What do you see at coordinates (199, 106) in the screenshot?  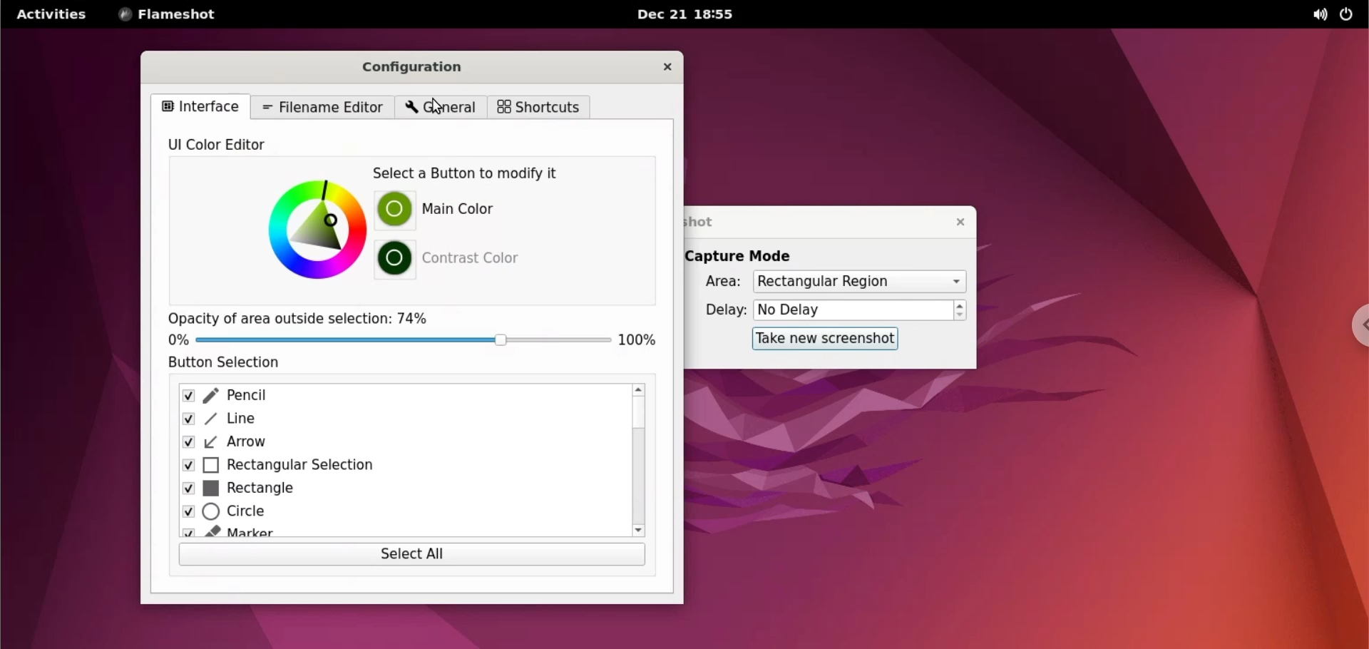 I see `interface` at bounding box center [199, 106].